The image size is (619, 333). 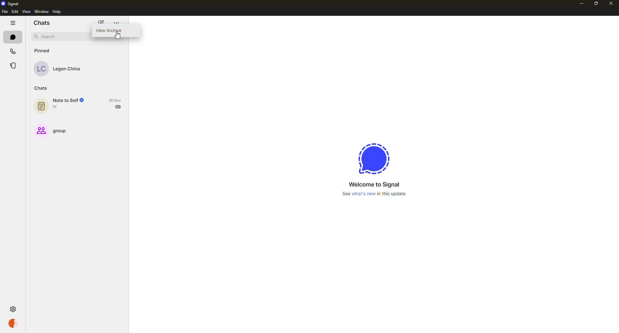 What do you see at coordinates (115, 100) in the screenshot?
I see `date` at bounding box center [115, 100].